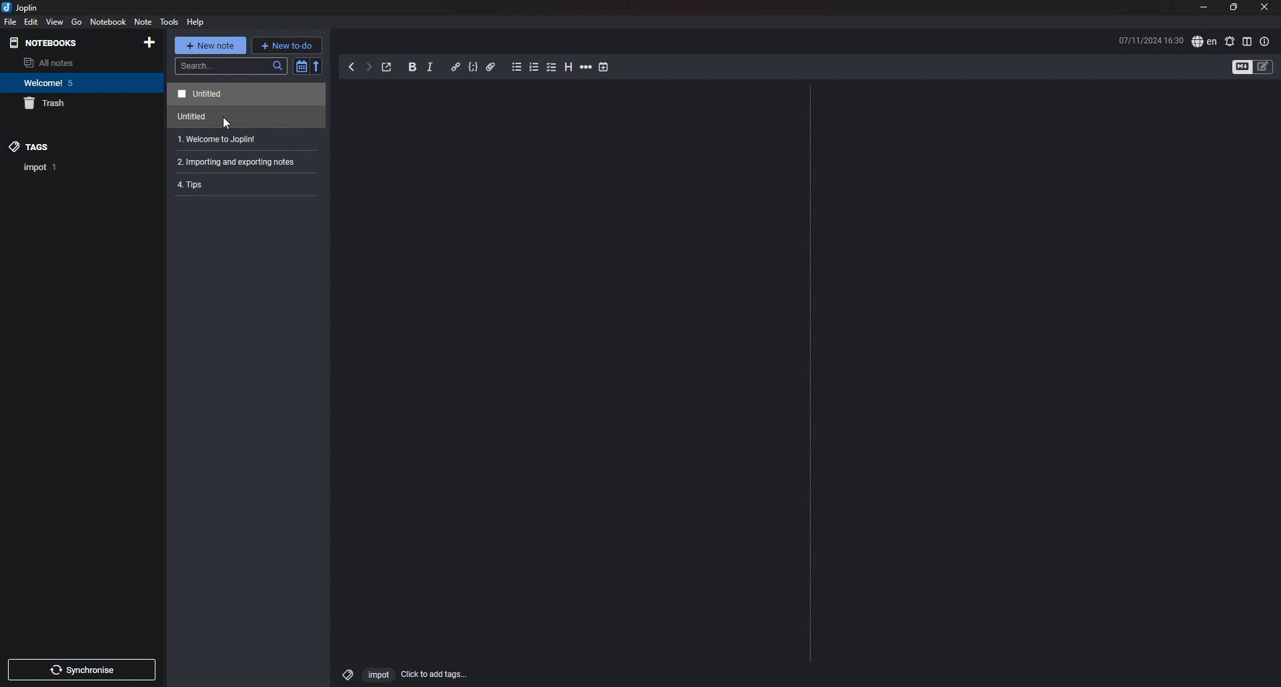 The height and width of the screenshot is (687, 1281). I want to click on numbered list, so click(534, 67).